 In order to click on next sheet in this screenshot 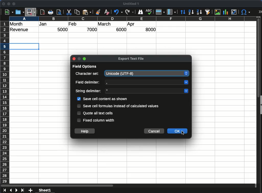, I will do `click(16, 190)`.